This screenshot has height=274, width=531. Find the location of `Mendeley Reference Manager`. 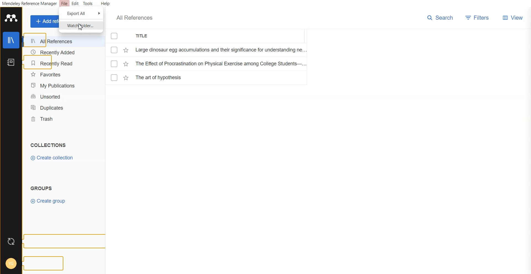

Mendeley Reference Manager is located at coordinates (29, 4).